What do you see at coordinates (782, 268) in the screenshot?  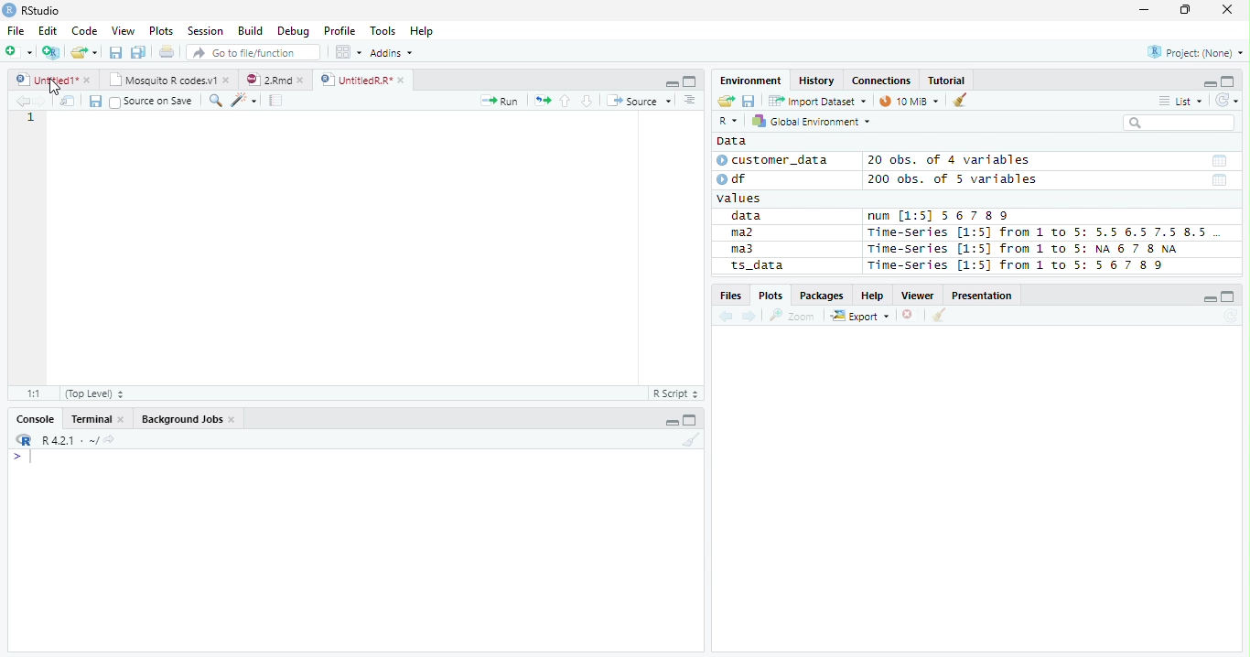 I see `ts_data` at bounding box center [782, 268].